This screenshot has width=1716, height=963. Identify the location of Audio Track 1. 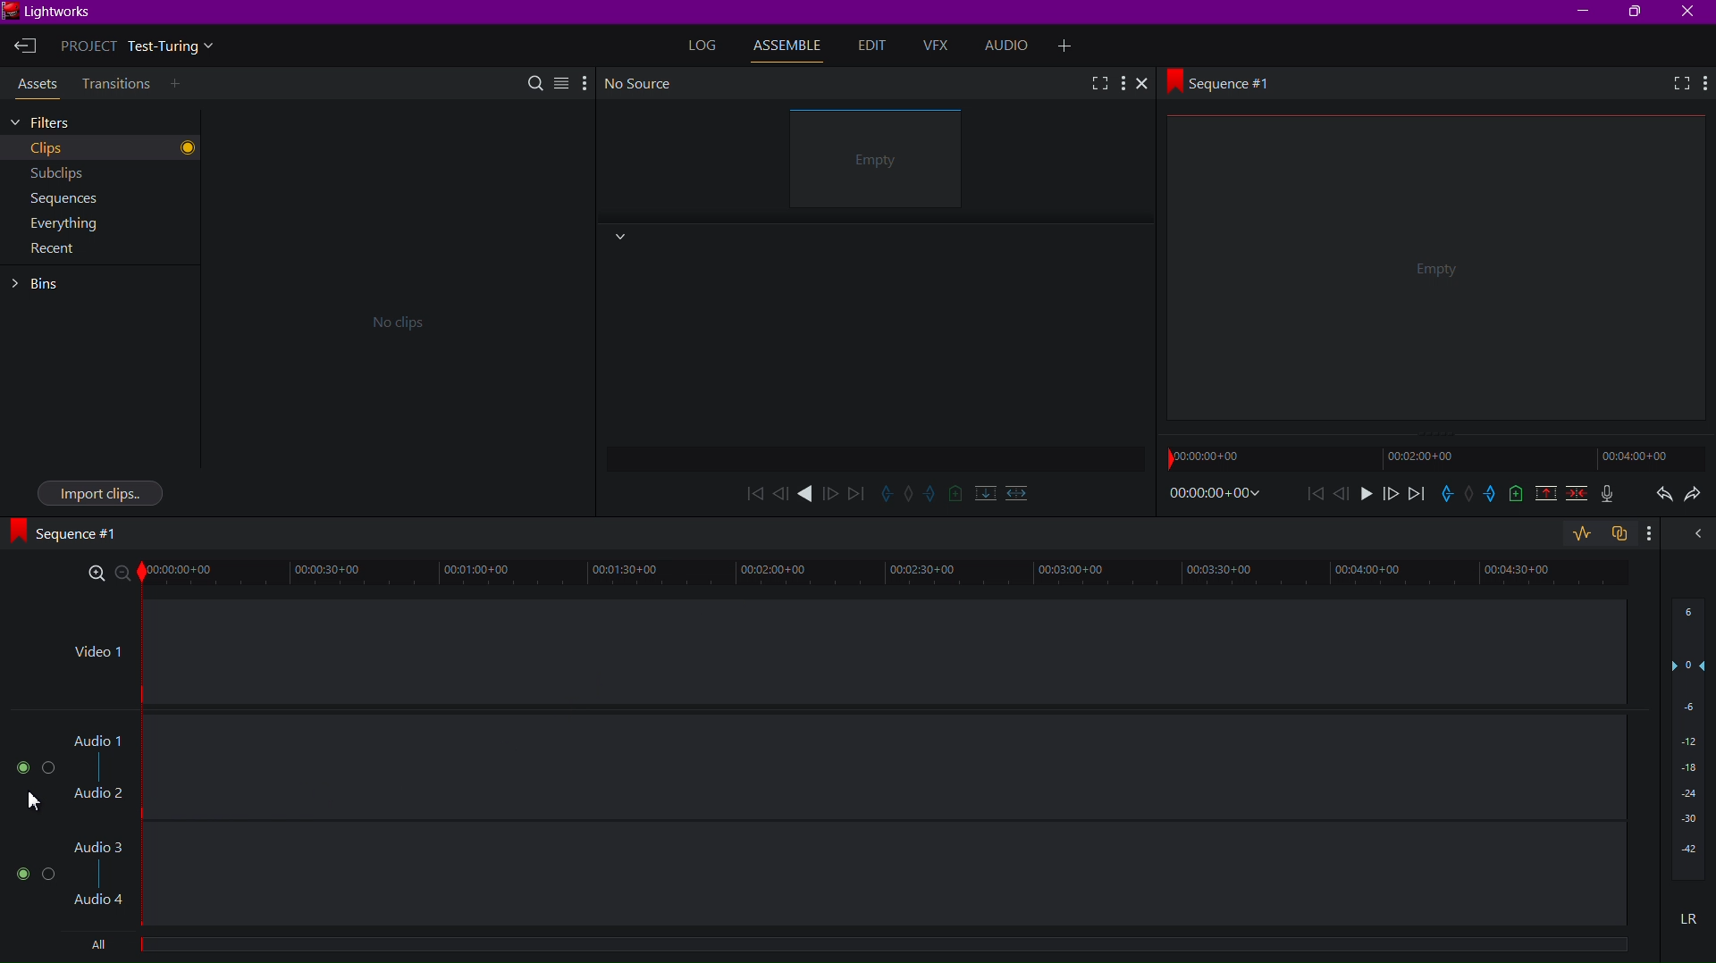
(887, 767).